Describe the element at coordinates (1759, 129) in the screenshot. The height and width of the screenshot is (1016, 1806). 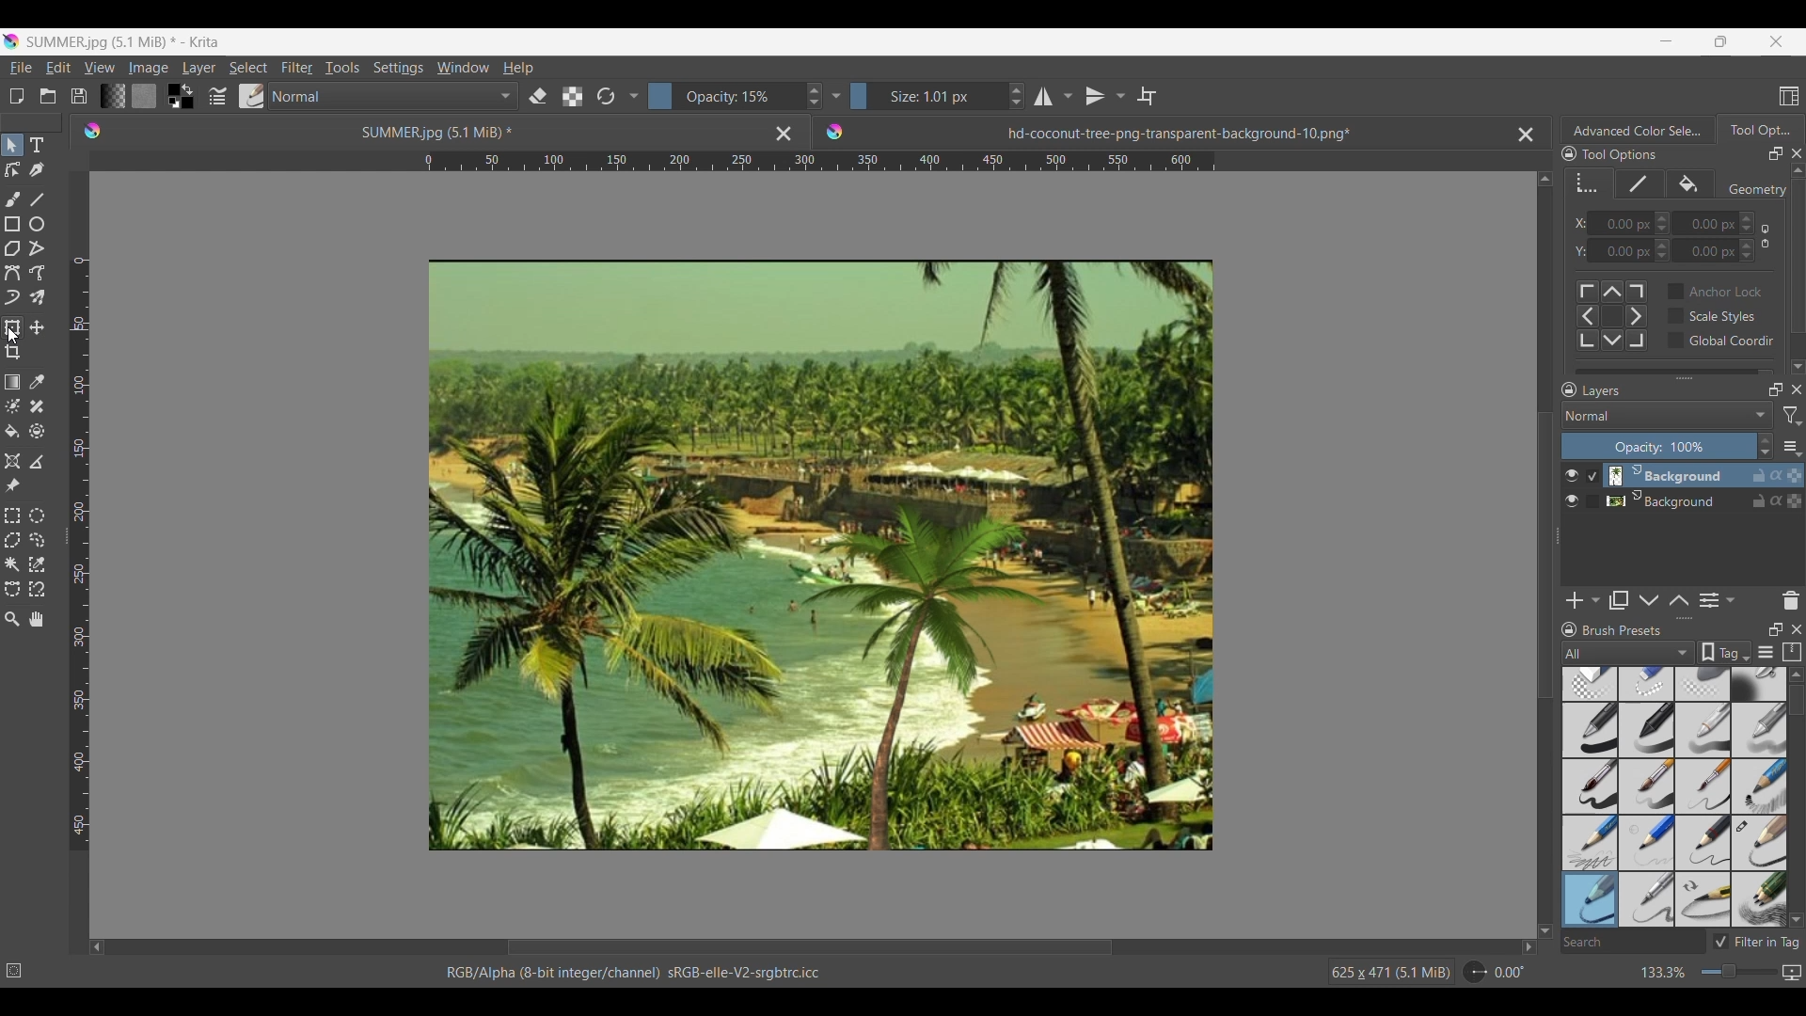
I see `Tool options panel` at that location.